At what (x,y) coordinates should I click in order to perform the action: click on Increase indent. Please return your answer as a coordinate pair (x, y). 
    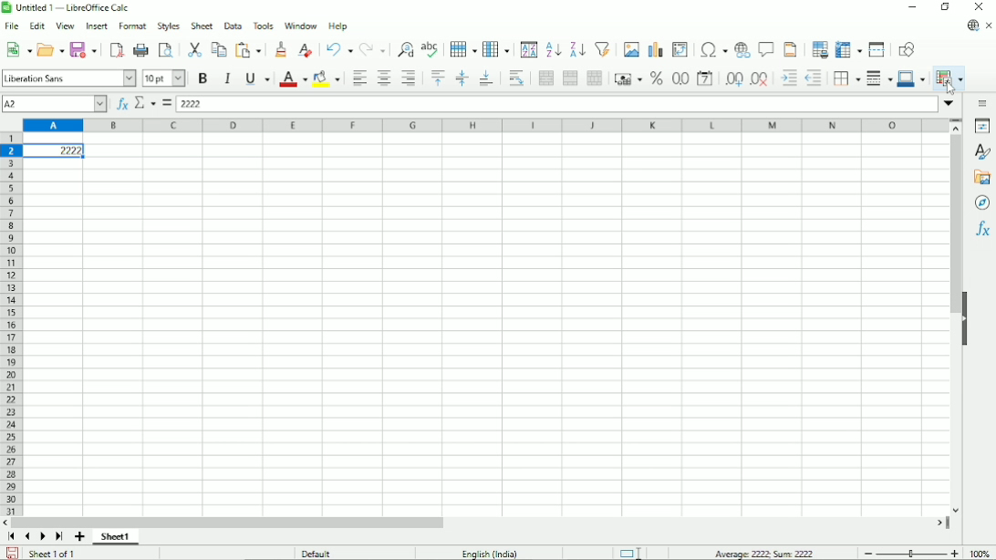
    Looking at the image, I should click on (788, 78).